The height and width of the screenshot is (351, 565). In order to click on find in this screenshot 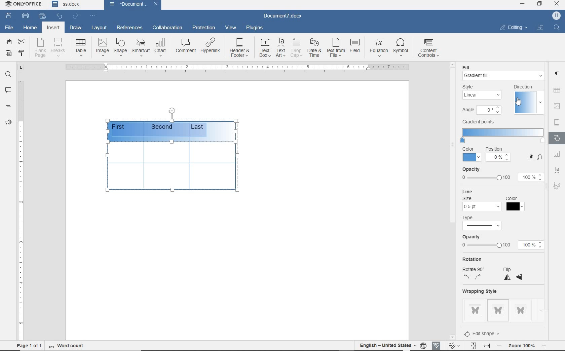, I will do `click(8, 74)`.